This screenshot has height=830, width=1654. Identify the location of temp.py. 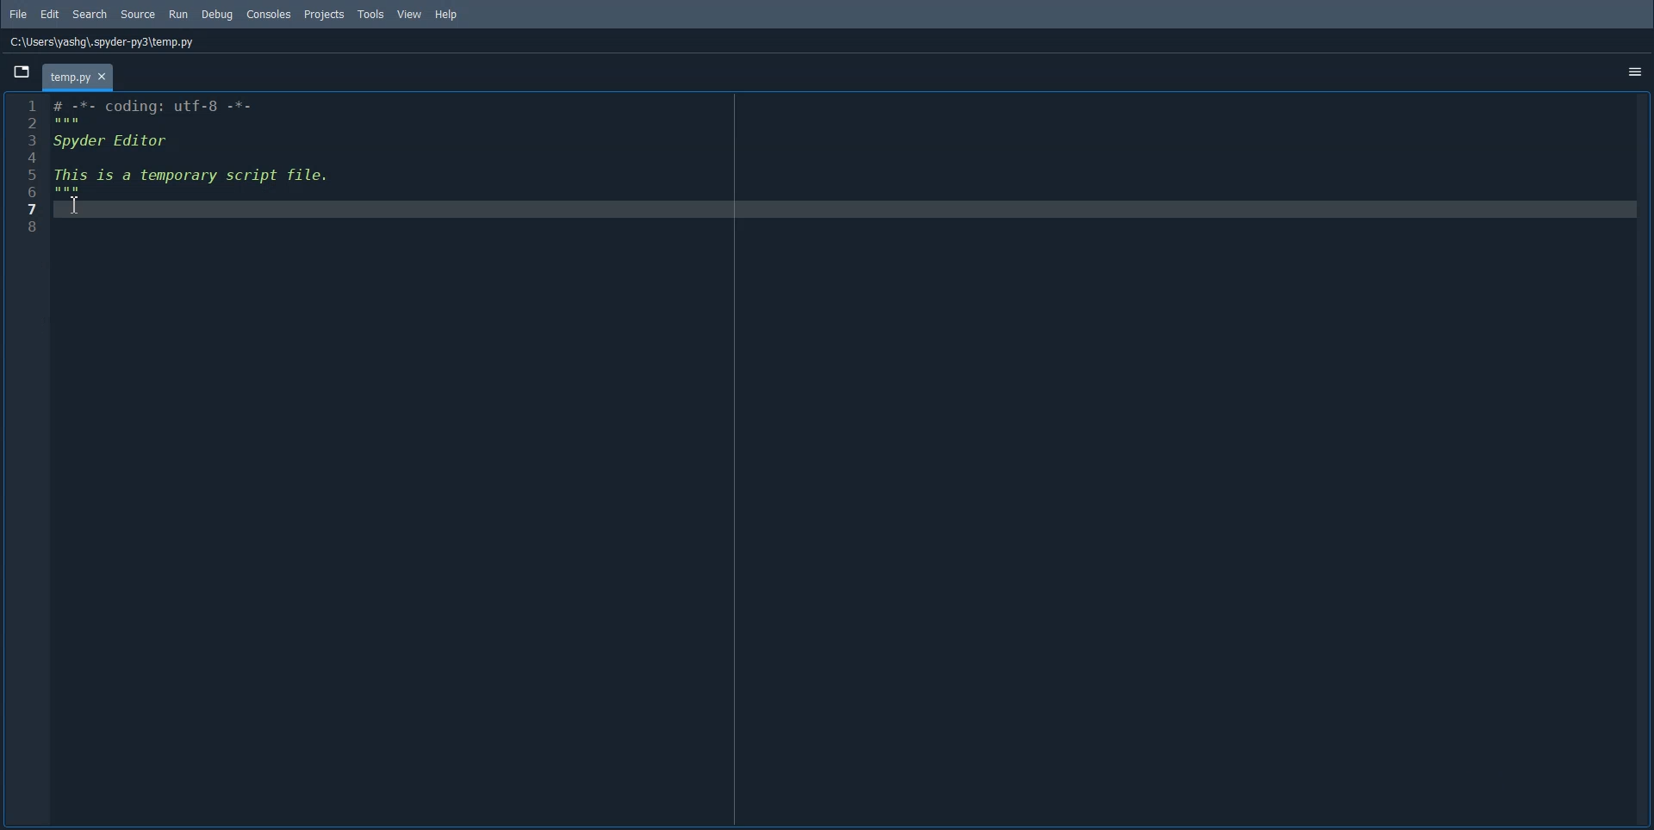
(79, 77).